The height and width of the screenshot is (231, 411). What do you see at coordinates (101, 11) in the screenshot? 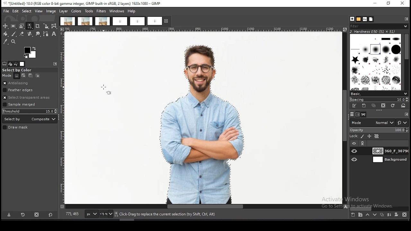
I see `filters` at bounding box center [101, 11].